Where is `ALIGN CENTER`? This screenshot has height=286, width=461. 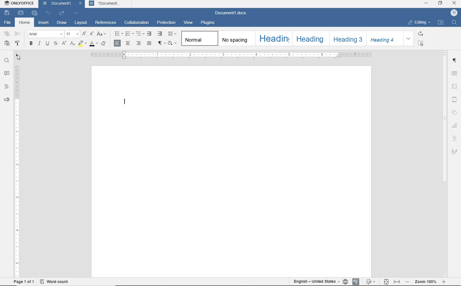 ALIGN CENTER is located at coordinates (128, 43).